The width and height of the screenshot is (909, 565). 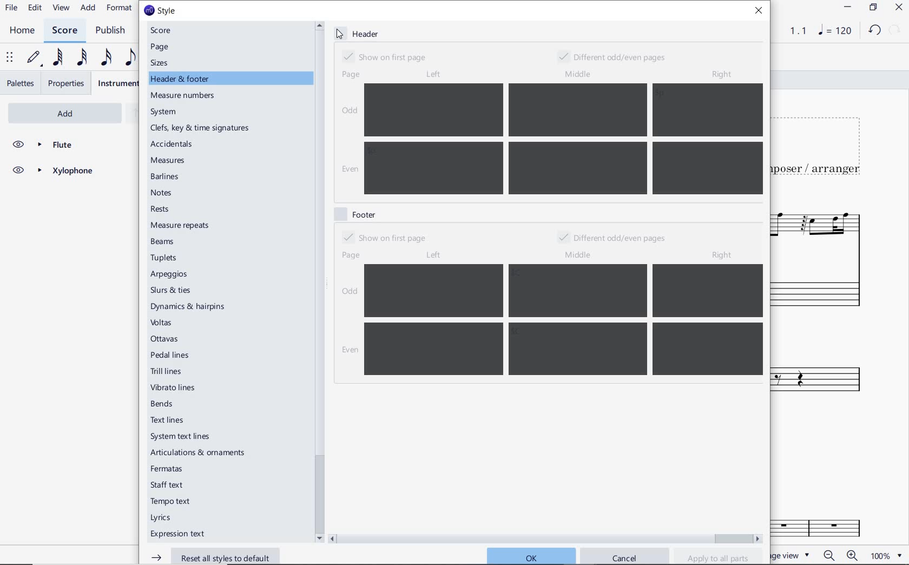 What do you see at coordinates (64, 30) in the screenshot?
I see `SCORE` at bounding box center [64, 30].